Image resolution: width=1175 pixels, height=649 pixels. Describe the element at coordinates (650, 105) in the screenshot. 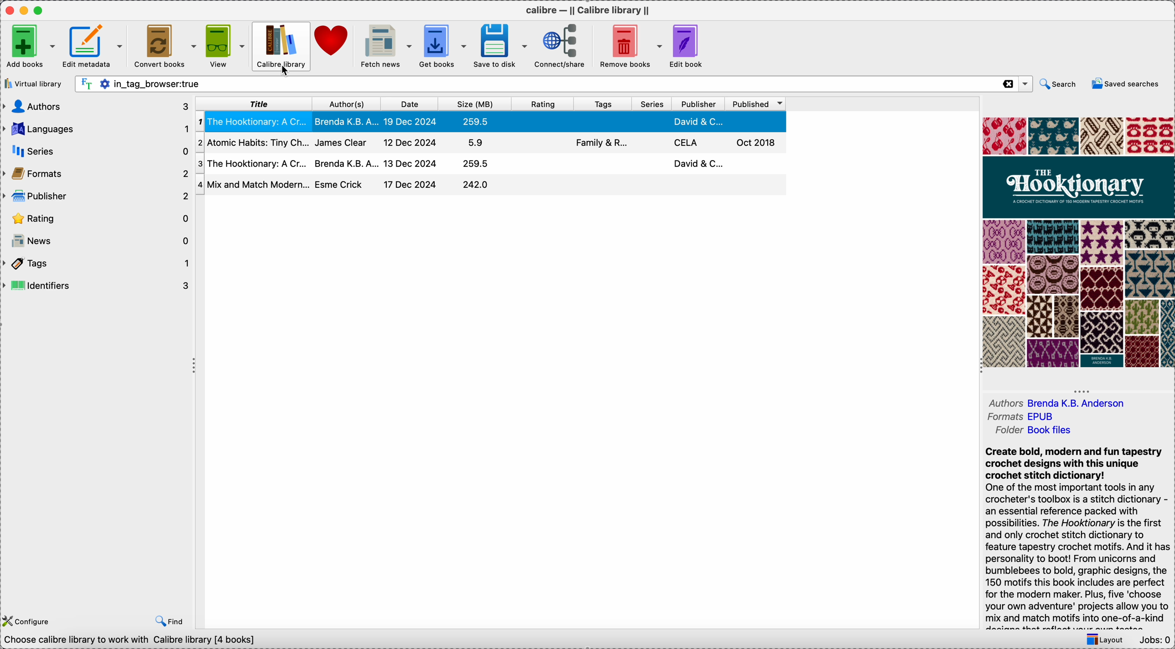

I see `series` at that location.